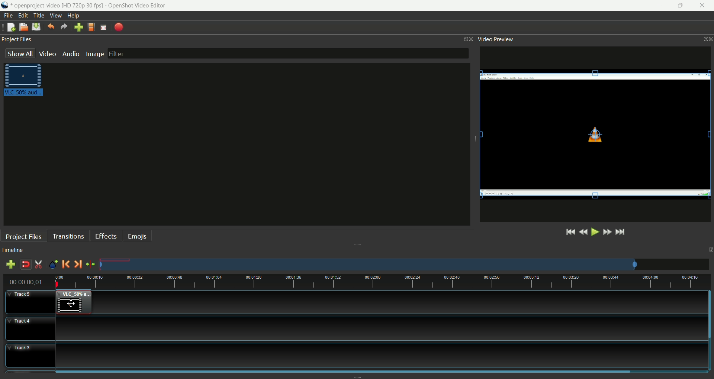 Image resolution: width=714 pixels, height=379 pixels. What do you see at coordinates (138, 235) in the screenshot?
I see `emojis` at bounding box center [138, 235].